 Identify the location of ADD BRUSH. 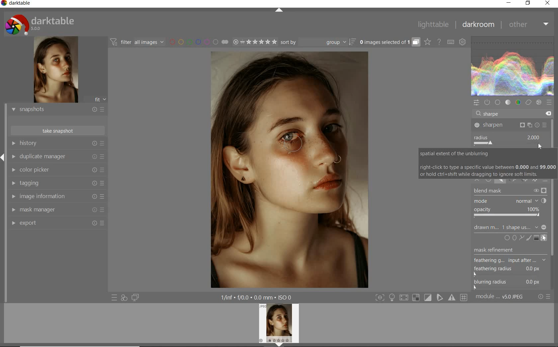
(529, 238).